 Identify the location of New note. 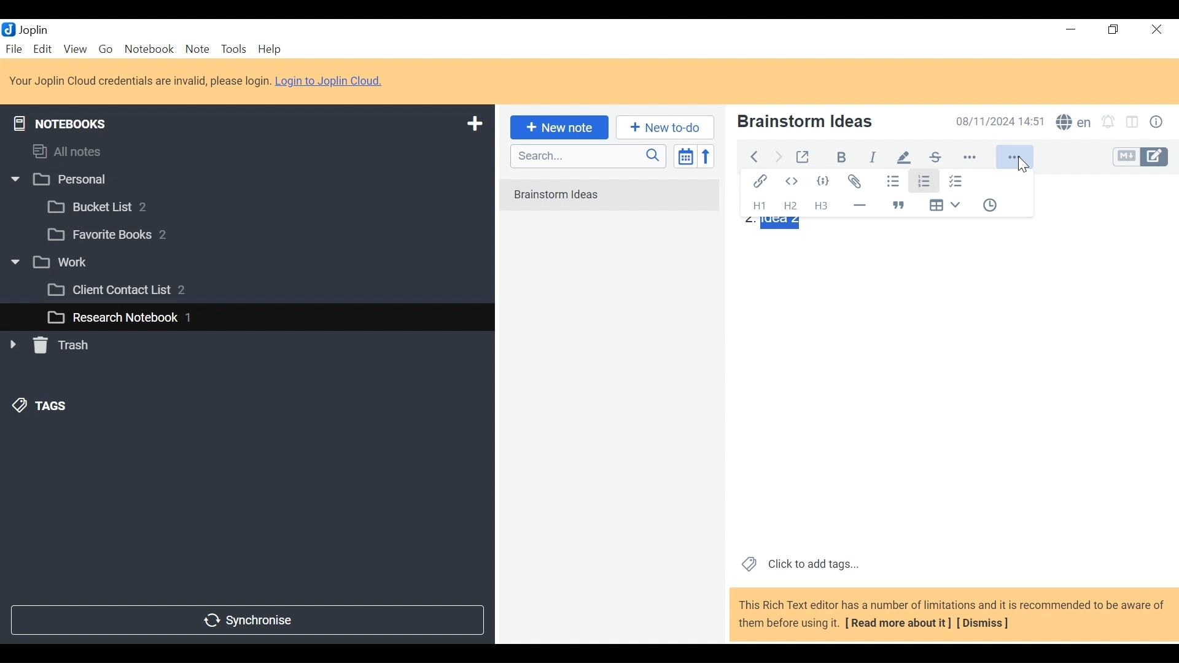
(557, 126).